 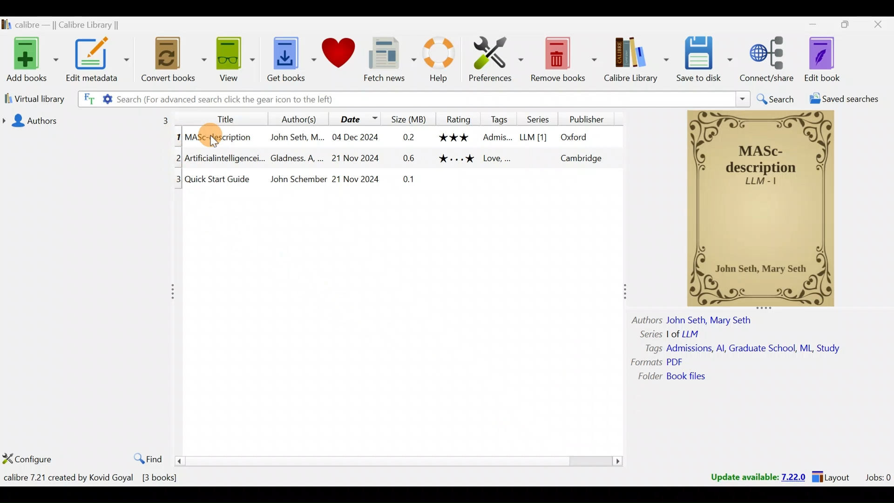 I want to click on , so click(x=691, y=378).